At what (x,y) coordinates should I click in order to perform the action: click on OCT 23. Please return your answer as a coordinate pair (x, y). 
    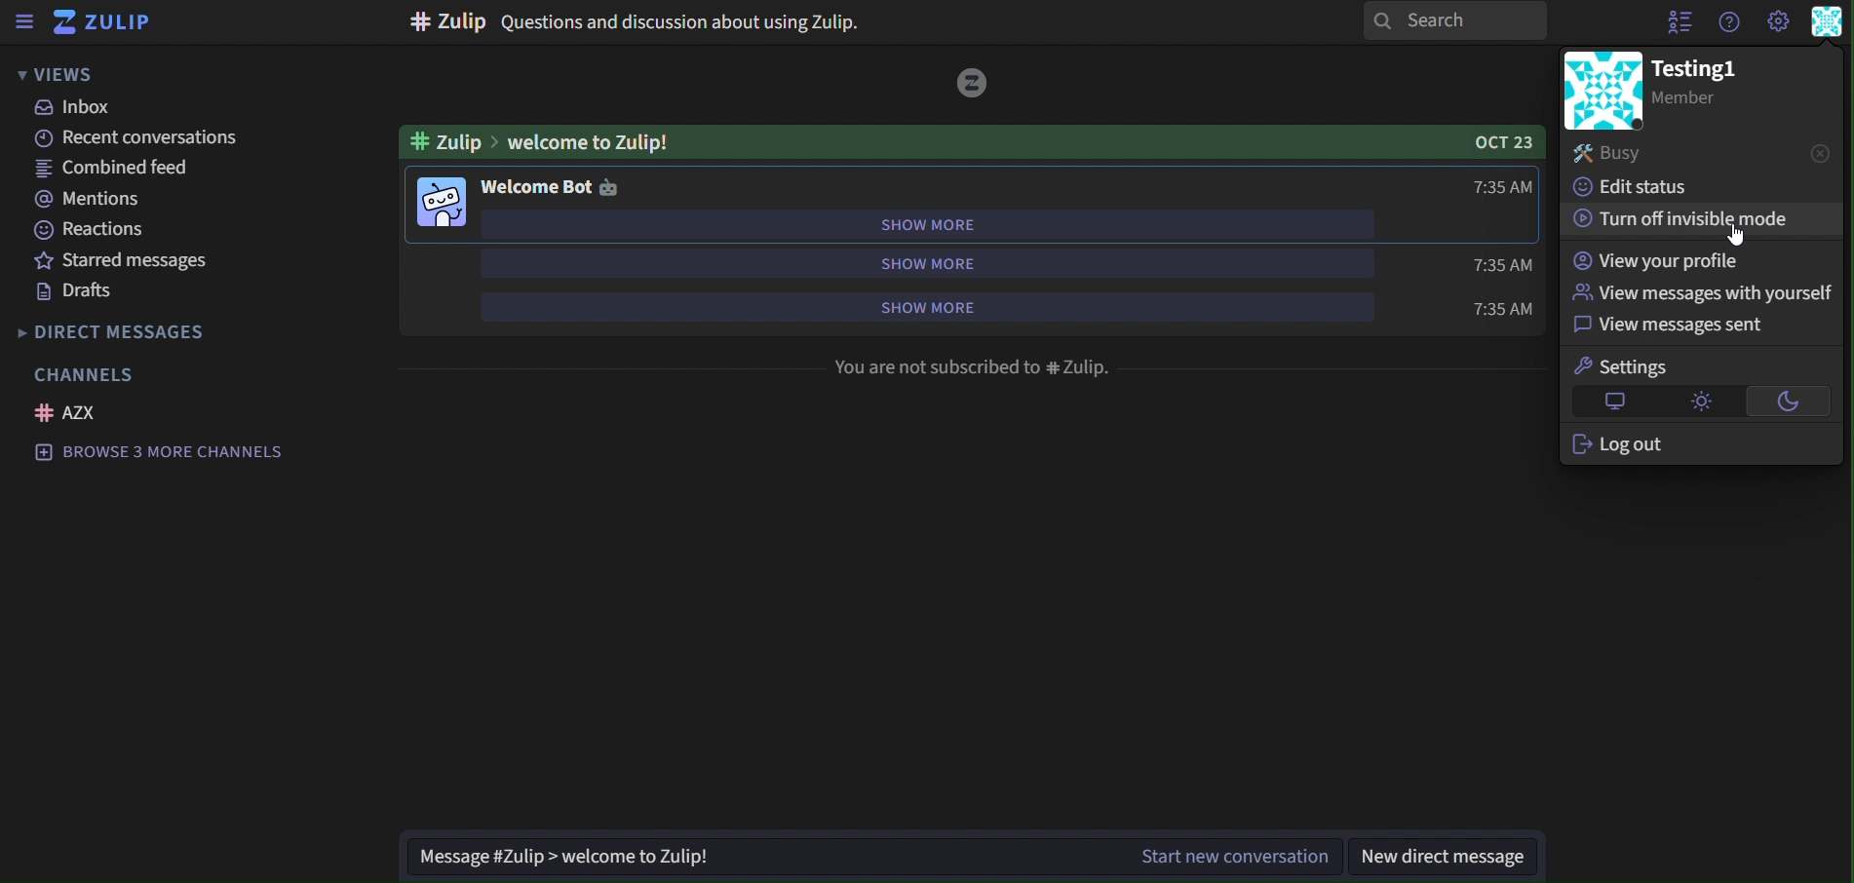
    Looking at the image, I should click on (1501, 142).